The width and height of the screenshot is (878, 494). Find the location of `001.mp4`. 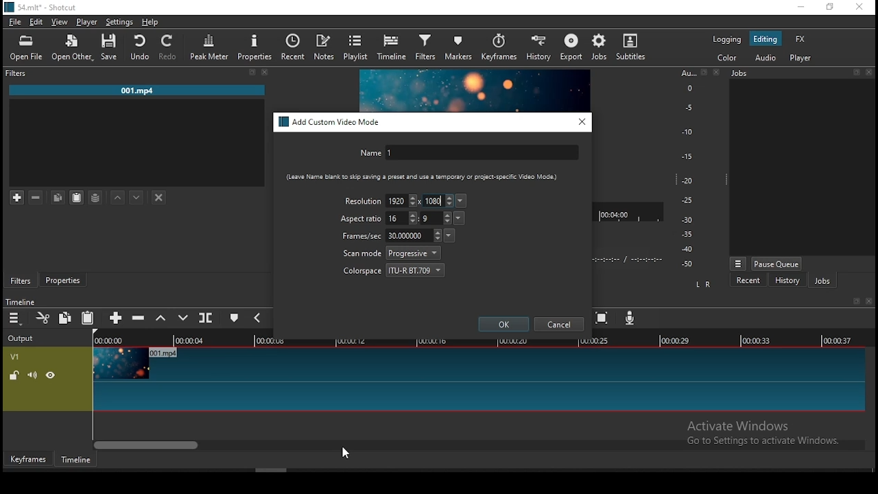

001.mp4 is located at coordinates (137, 91).